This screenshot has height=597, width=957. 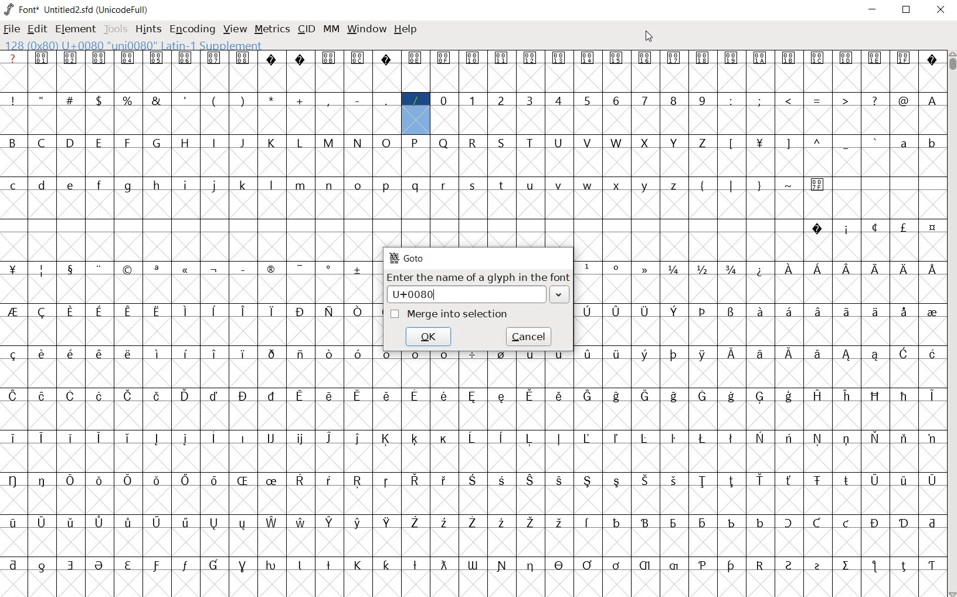 What do you see at coordinates (847, 58) in the screenshot?
I see `glyph` at bounding box center [847, 58].